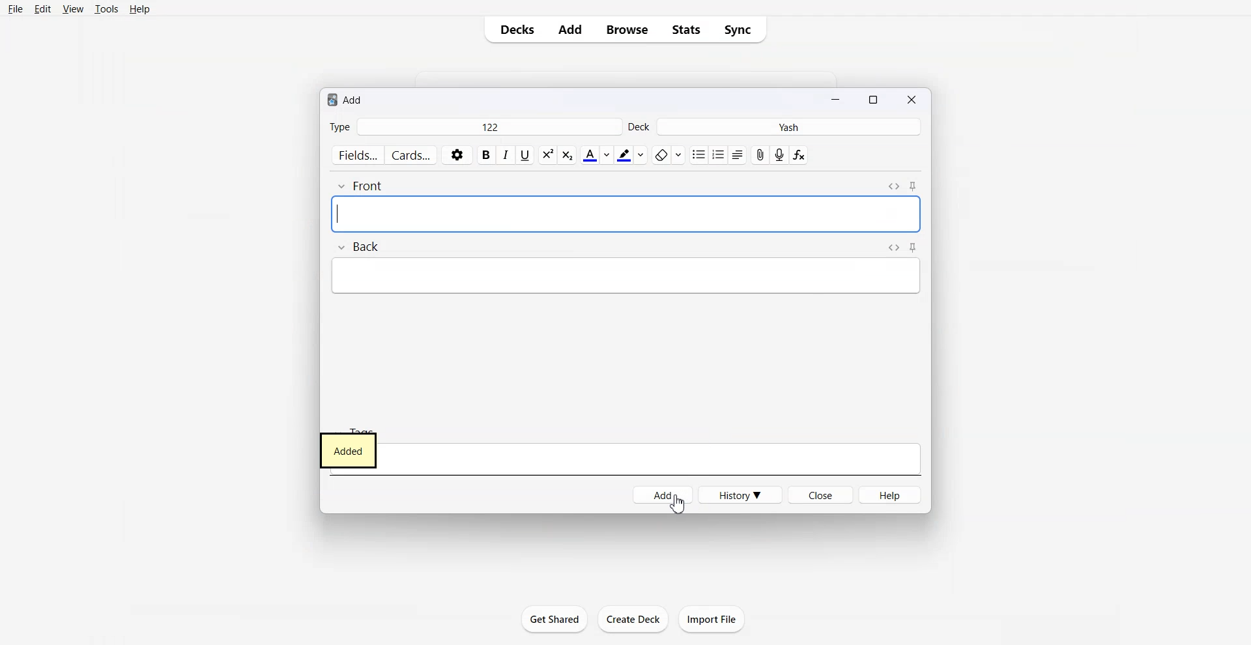 The width and height of the screenshot is (1251, 645). What do you see at coordinates (663, 495) in the screenshot?
I see `Add` at bounding box center [663, 495].